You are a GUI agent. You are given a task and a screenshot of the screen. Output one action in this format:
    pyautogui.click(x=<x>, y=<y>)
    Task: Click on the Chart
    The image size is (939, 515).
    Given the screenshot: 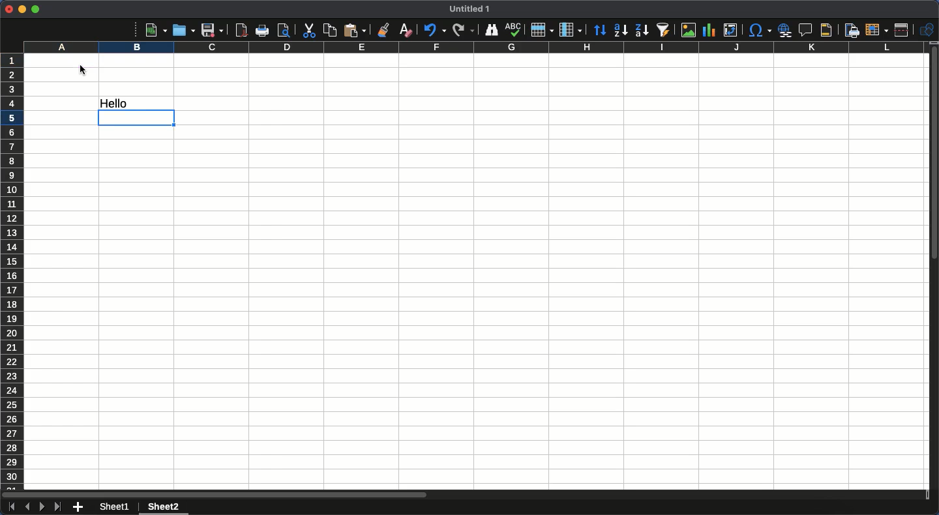 What is the action you would take?
    pyautogui.click(x=708, y=31)
    